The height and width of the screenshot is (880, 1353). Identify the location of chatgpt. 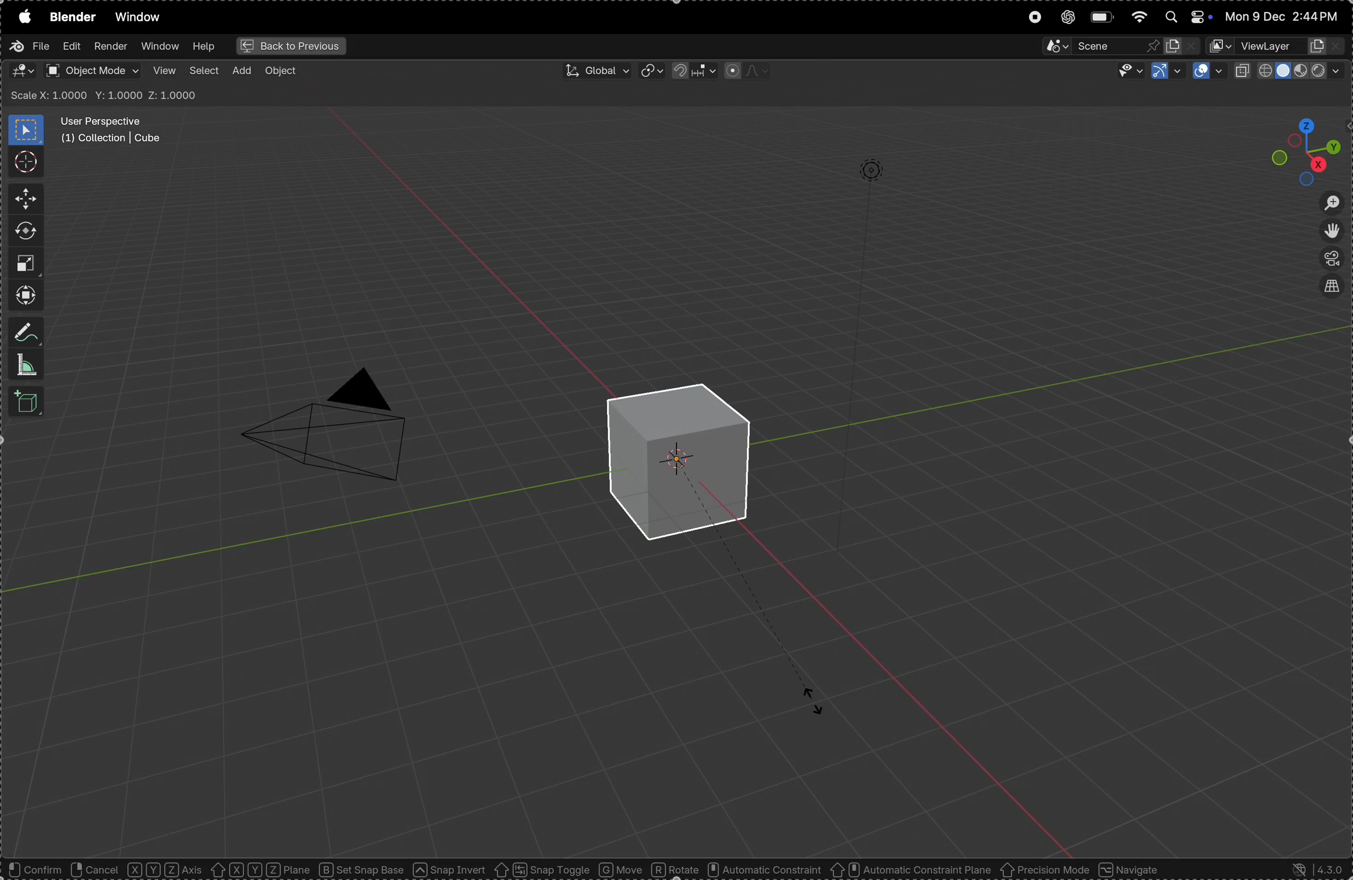
(1068, 18).